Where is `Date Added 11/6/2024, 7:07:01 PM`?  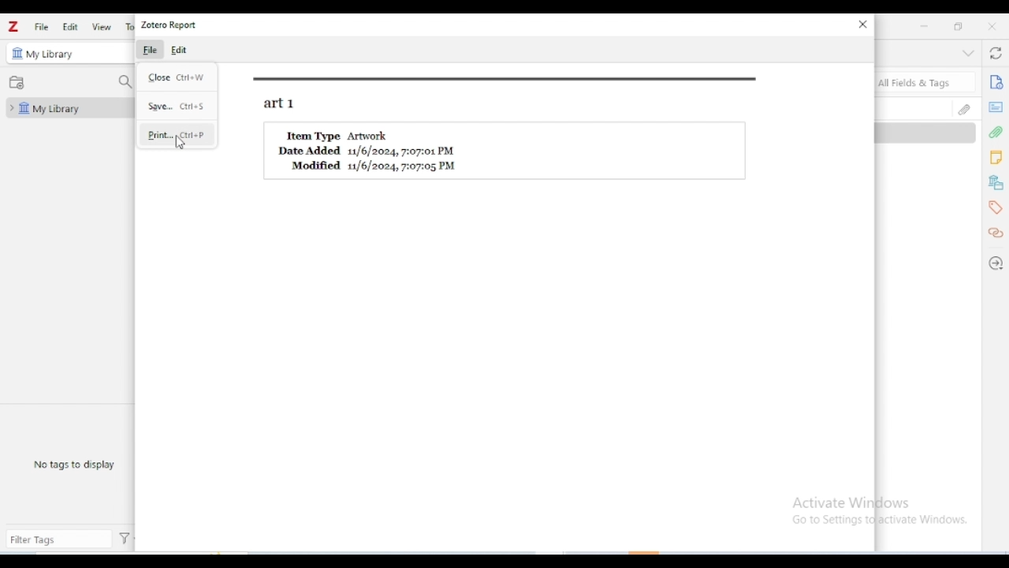
Date Added 11/6/2024, 7:07:01 PM is located at coordinates (368, 151).